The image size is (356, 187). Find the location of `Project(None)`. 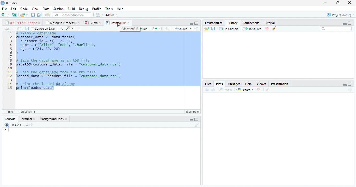

Project(None) is located at coordinates (341, 15).